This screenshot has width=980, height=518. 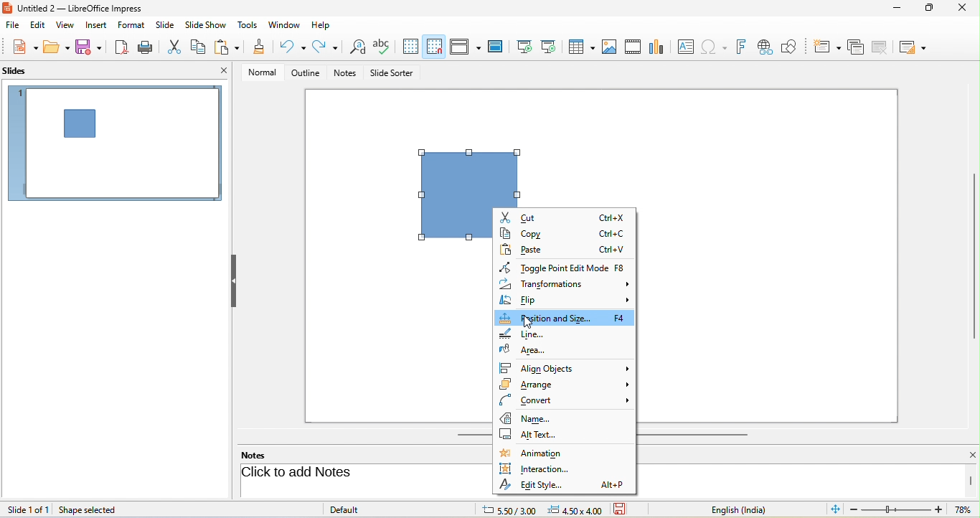 I want to click on slide 1 of 1, so click(x=28, y=509).